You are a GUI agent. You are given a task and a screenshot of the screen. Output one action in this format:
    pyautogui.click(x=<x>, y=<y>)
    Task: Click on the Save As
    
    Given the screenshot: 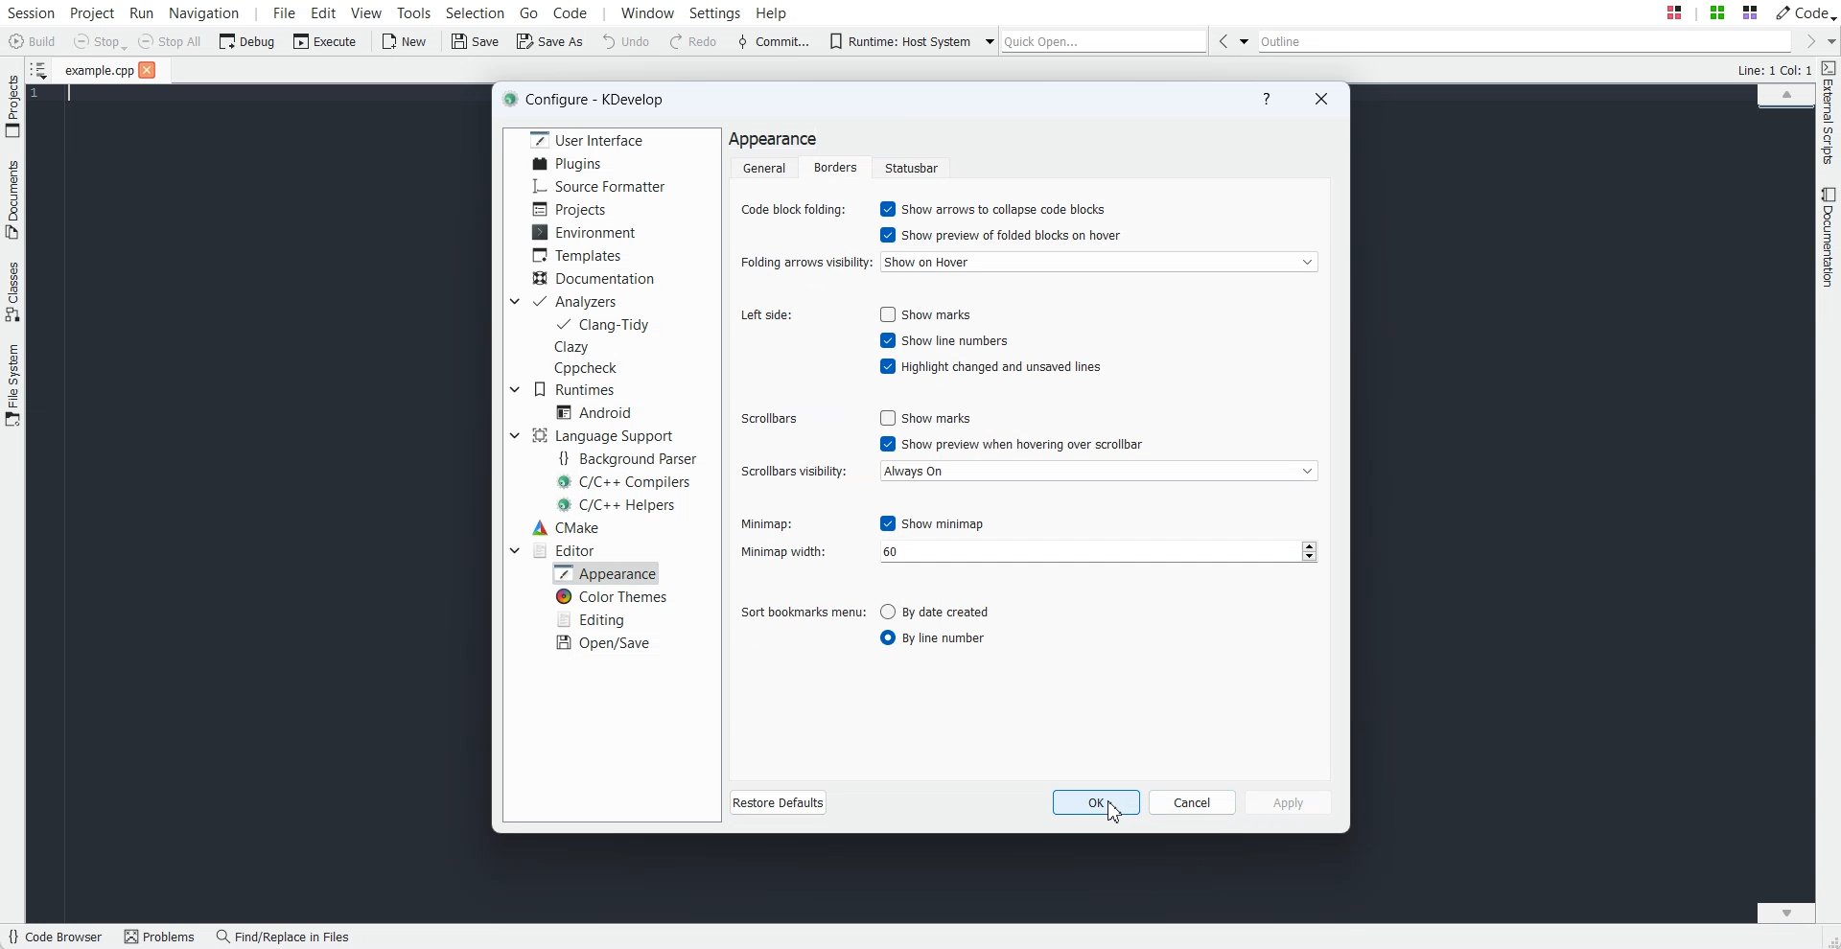 What is the action you would take?
    pyautogui.click(x=548, y=40)
    